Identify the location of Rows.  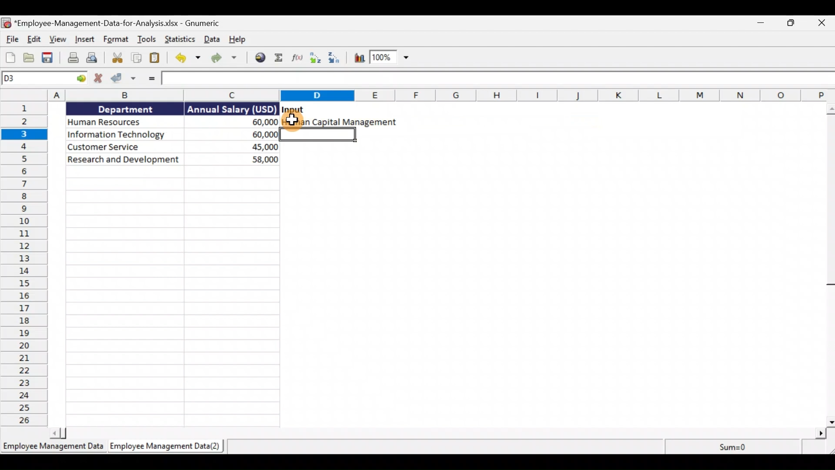
(28, 265).